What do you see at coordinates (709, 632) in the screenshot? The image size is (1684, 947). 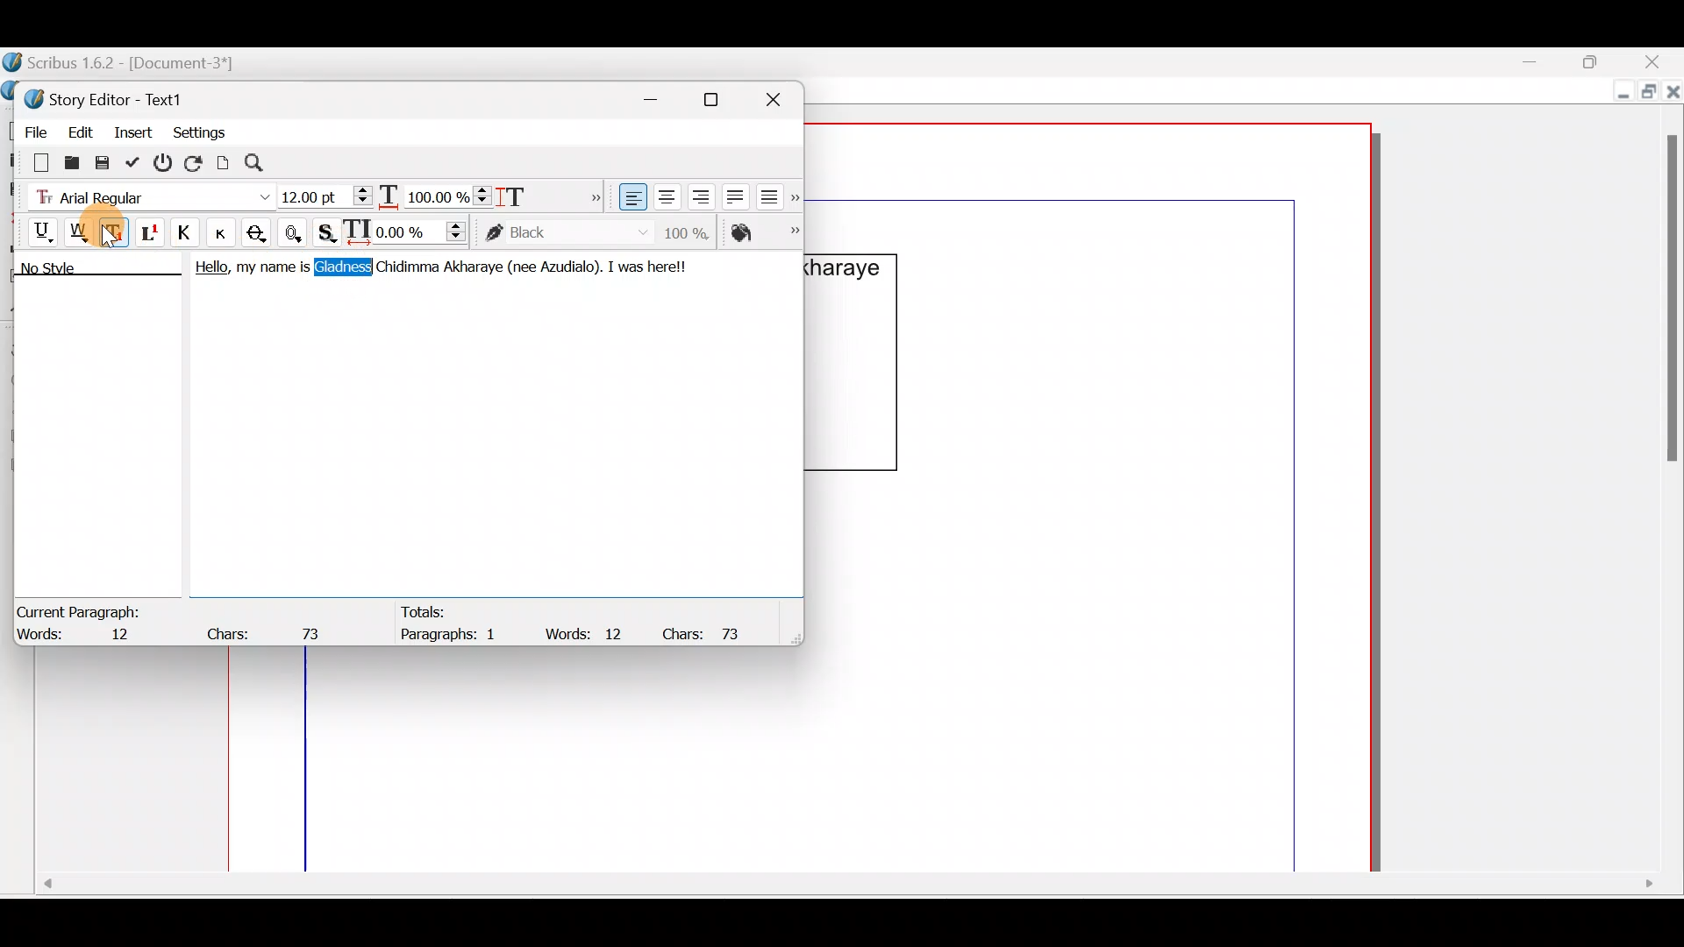 I see `Chars: 73` at bounding box center [709, 632].